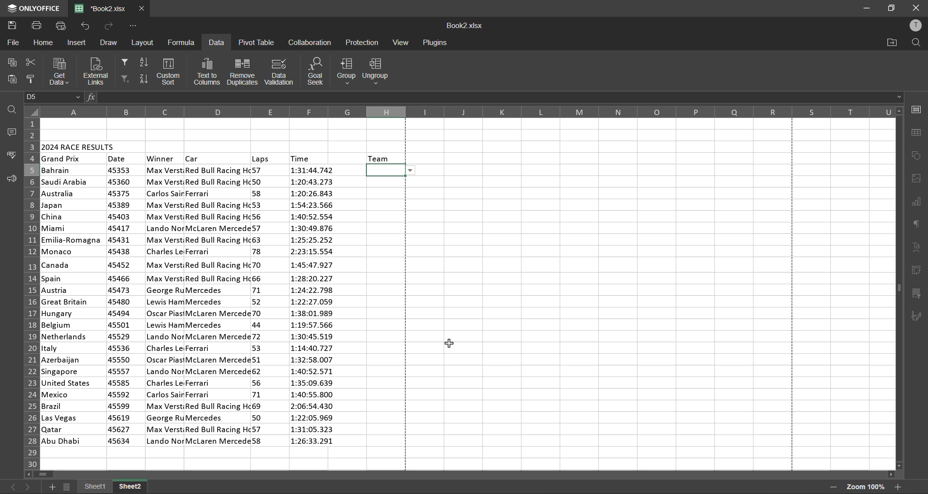 This screenshot has height=494, width=928. What do you see at coordinates (217, 305) in the screenshot?
I see `car` at bounding box center [217, 305].